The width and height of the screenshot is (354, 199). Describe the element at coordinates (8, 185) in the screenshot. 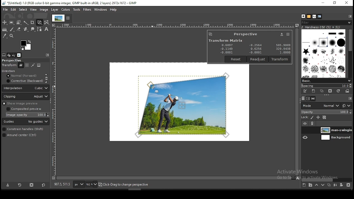

I see `save tool preset` at that location.